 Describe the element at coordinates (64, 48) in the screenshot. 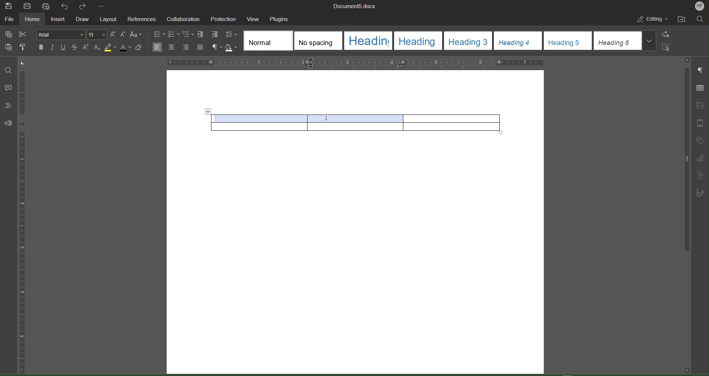

I see `Underline` at that location.